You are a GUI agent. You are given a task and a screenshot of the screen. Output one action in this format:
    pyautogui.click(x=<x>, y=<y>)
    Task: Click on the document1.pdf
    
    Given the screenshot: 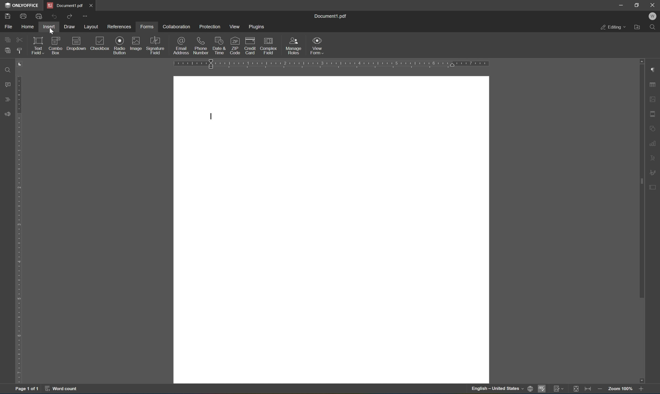 What is the action you would take?
    pyautogui.click(x=332, y=16)
    